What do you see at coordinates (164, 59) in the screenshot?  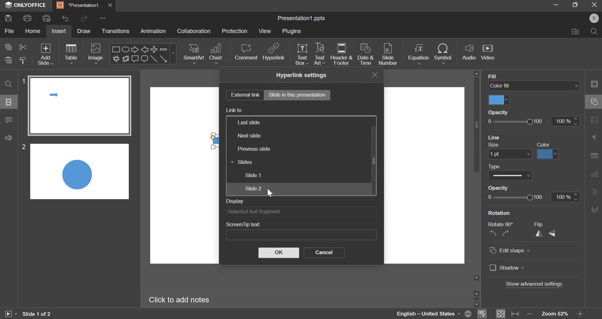 I see `Arrow` at bounding box center [164, 59].